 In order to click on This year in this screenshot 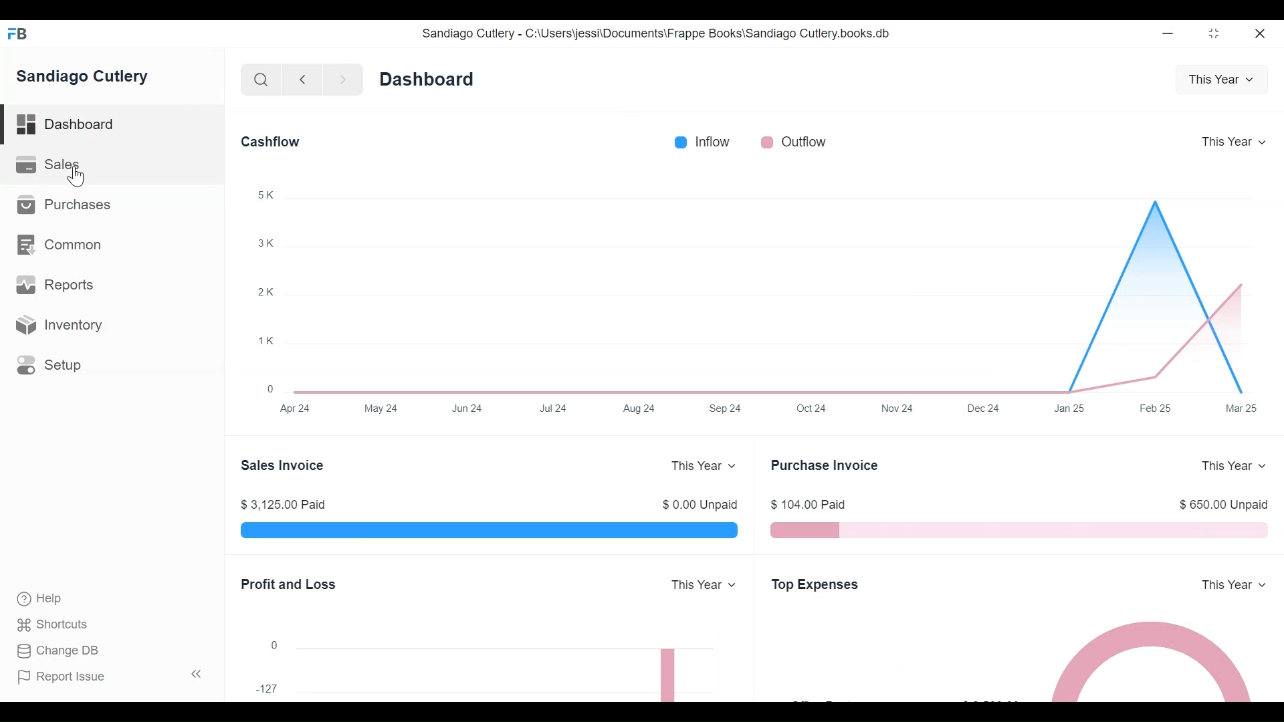, I will do `click(1233, 584)`.